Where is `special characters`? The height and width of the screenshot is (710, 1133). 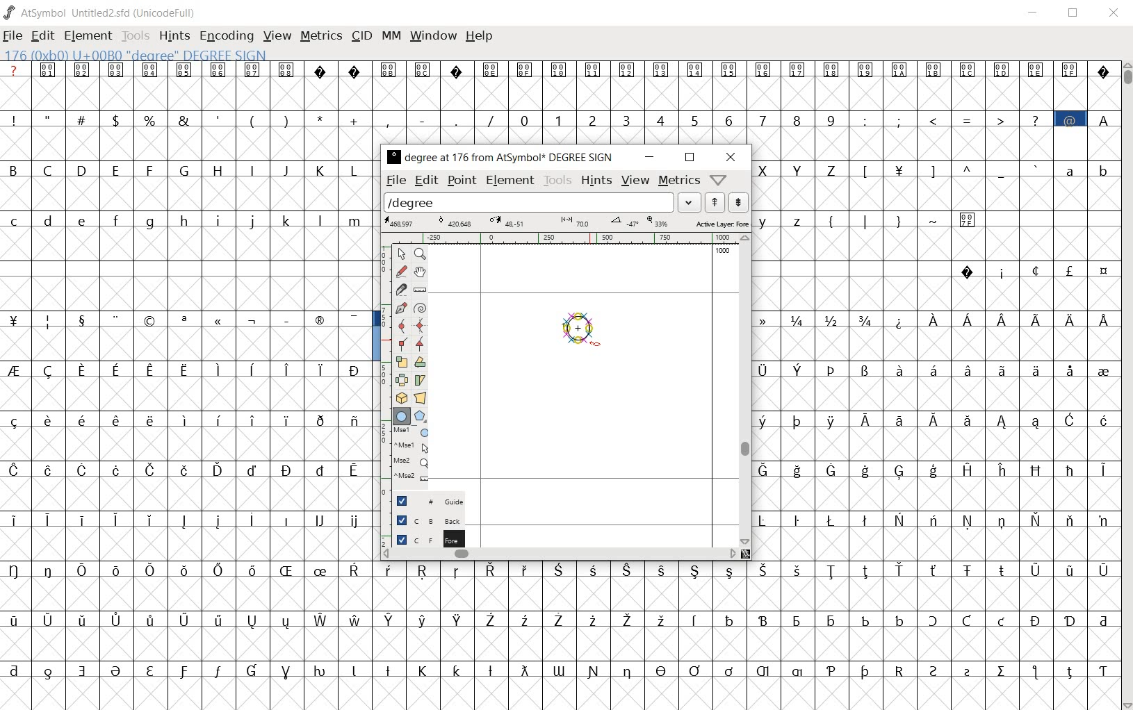 special characters is located at coordinates (951, 119).